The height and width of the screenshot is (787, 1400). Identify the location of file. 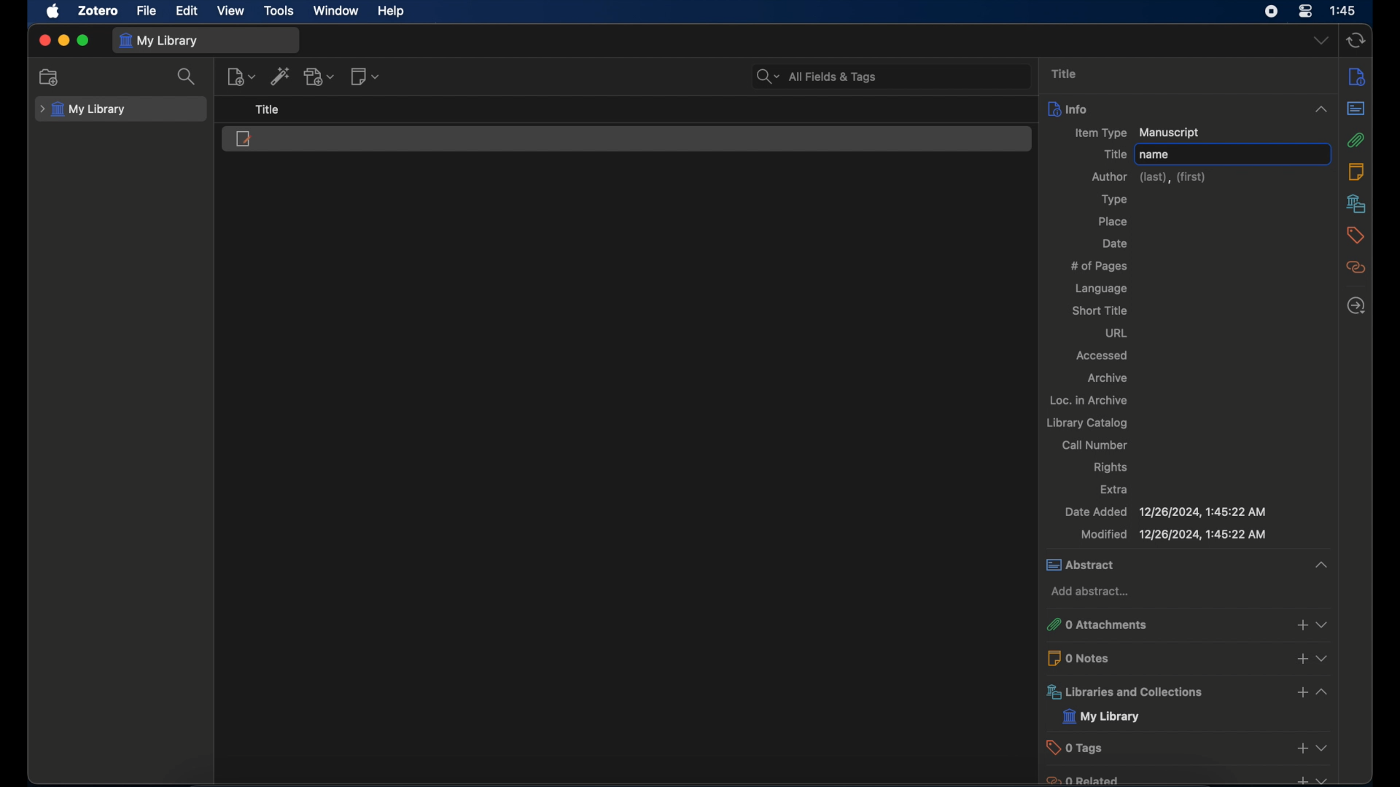
(147, 10).